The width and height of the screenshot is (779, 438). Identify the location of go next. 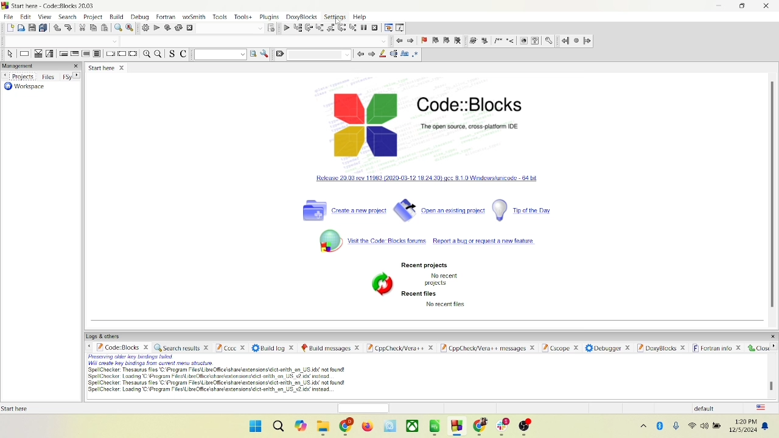
(410, 40).